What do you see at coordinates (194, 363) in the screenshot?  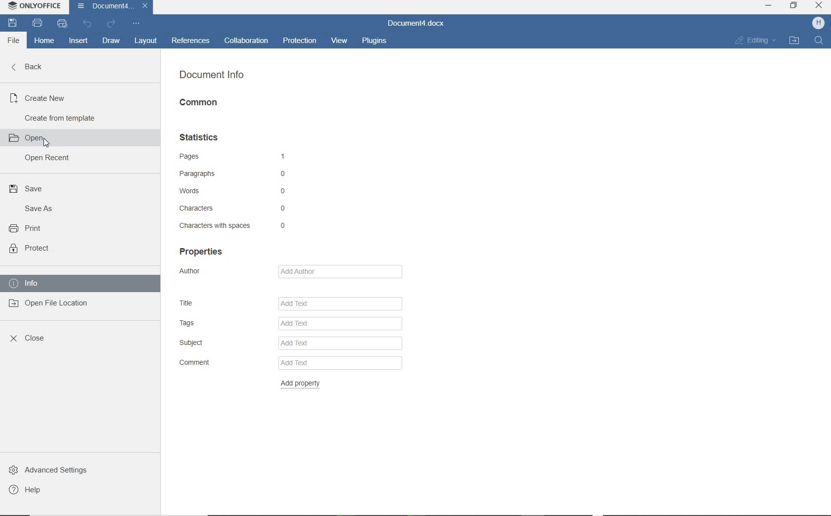 I see `comment` at bounding box center [194, 363].